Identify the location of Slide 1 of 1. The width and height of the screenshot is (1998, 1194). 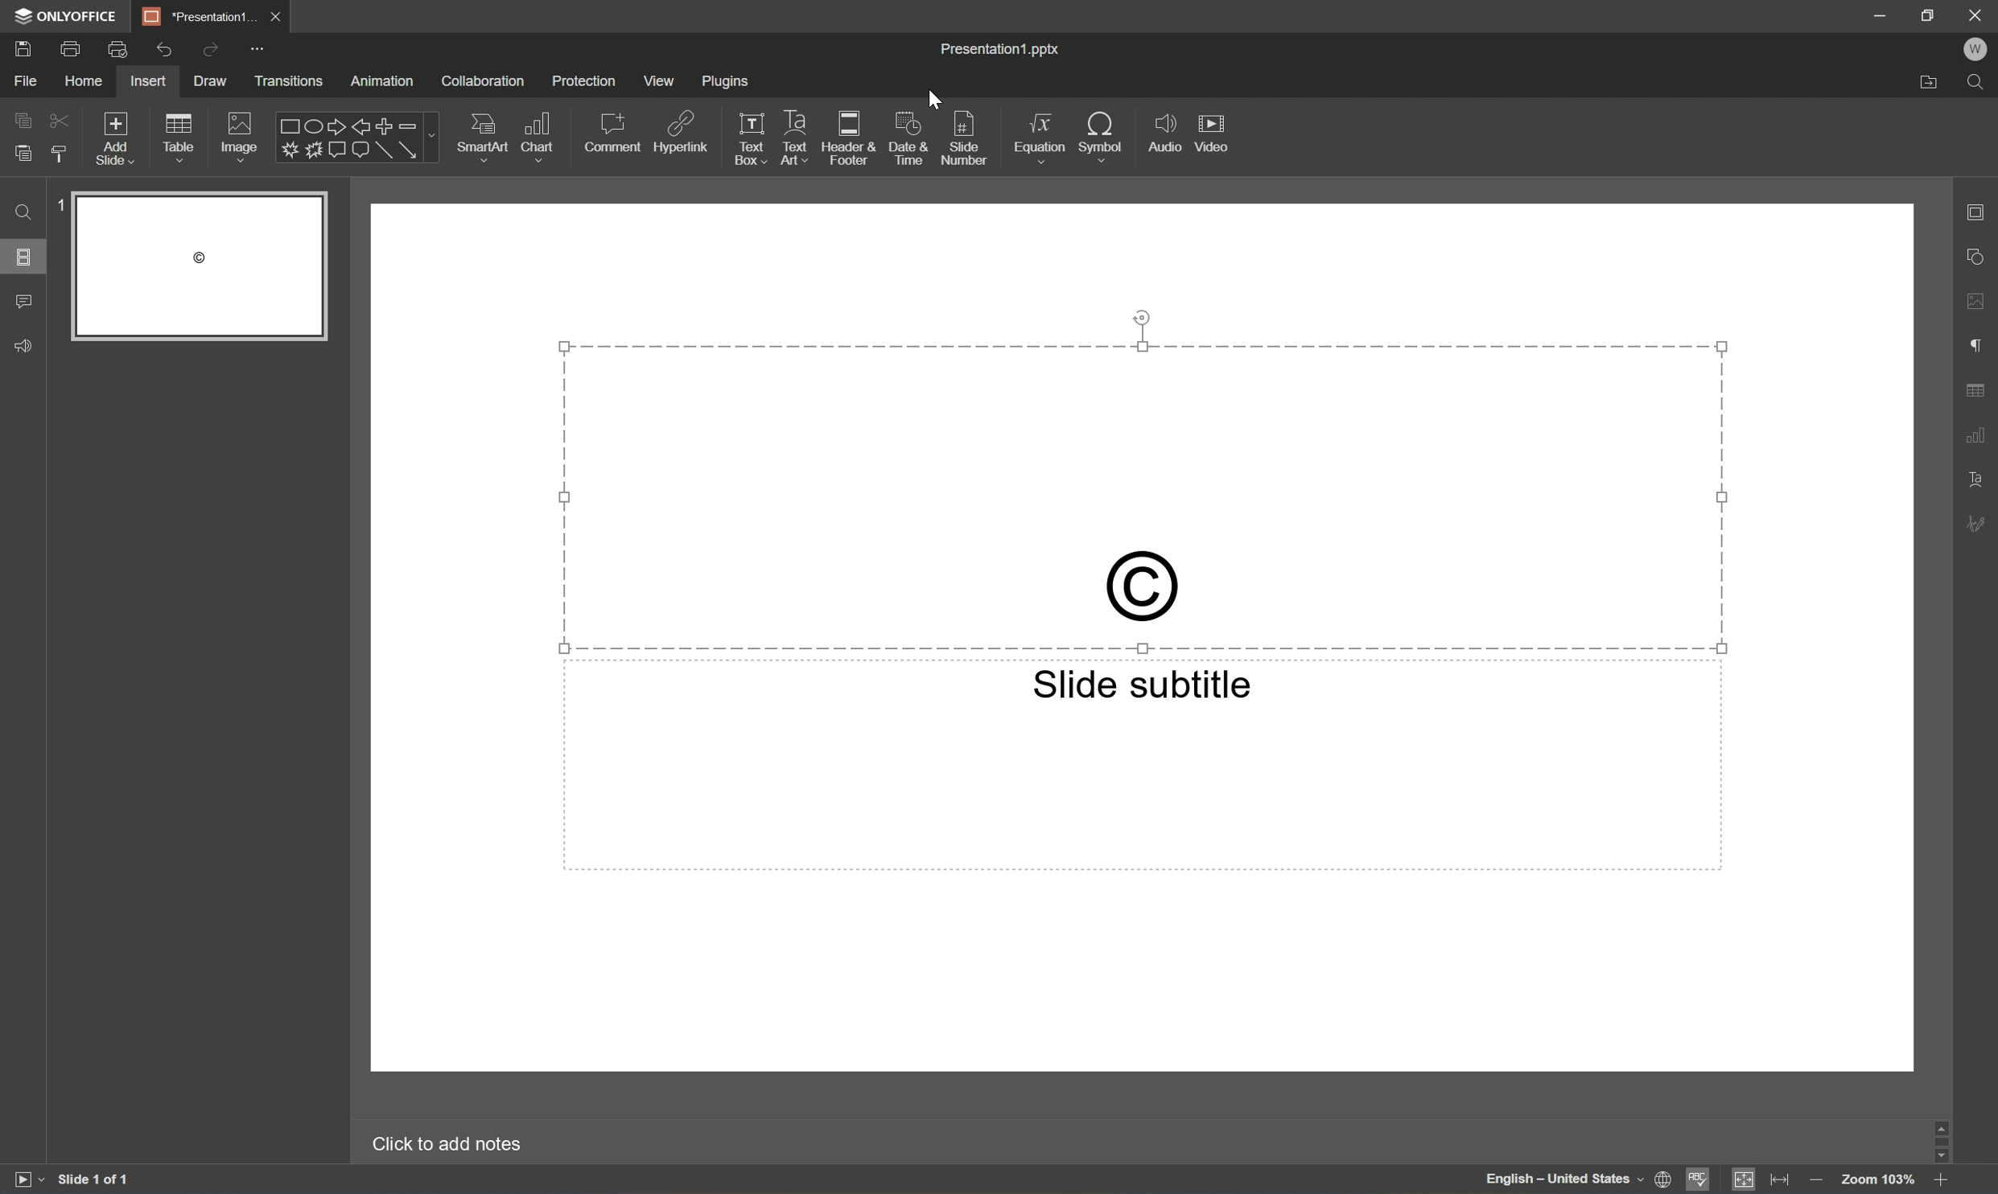
(113, 1175).